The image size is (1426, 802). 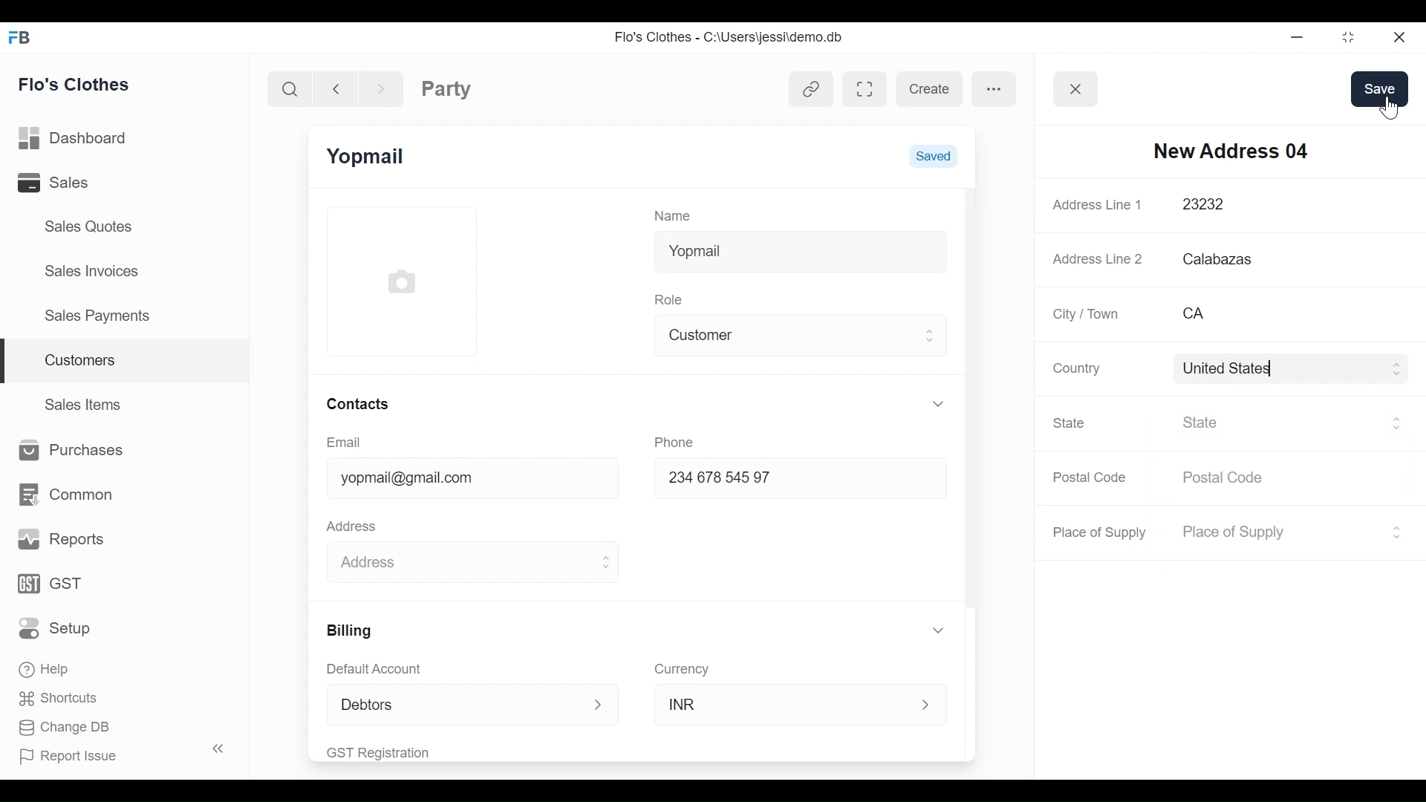 What do you see at coordinates (1391, 110) in the screenshot?
I see `cursor` at bounding box center [1391, 110].